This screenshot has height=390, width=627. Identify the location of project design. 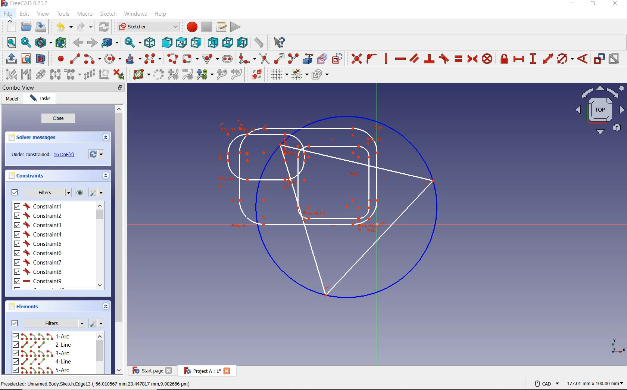
(331, 204).